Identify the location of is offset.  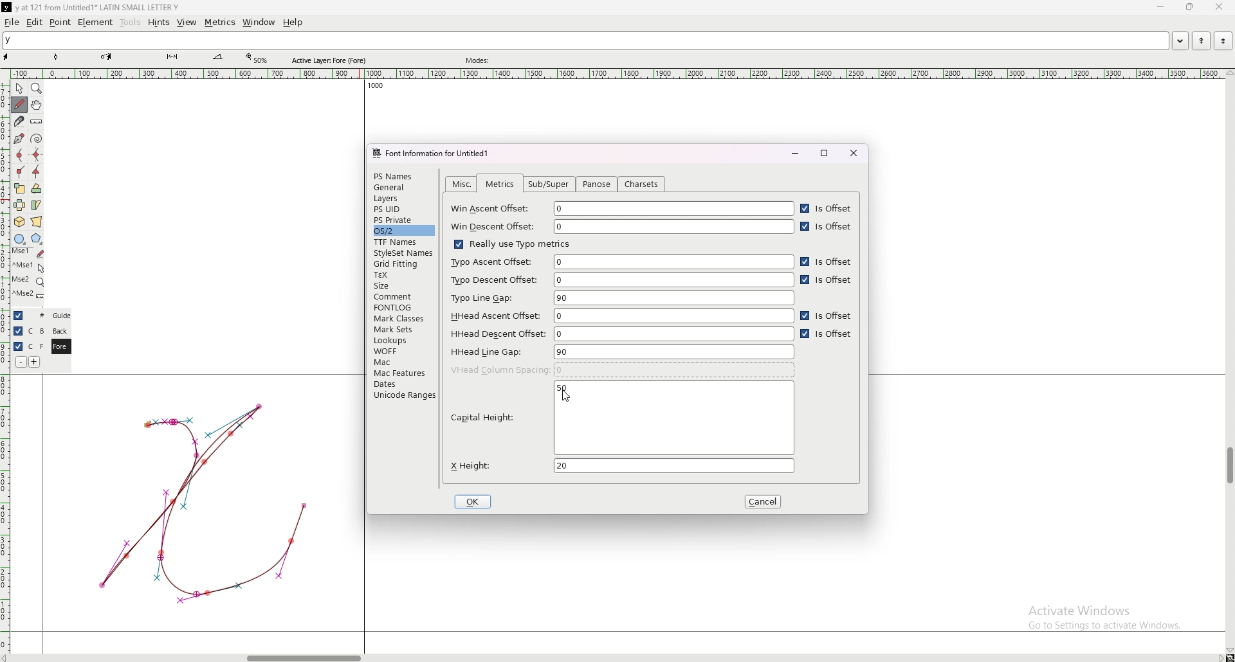
(827, 262).